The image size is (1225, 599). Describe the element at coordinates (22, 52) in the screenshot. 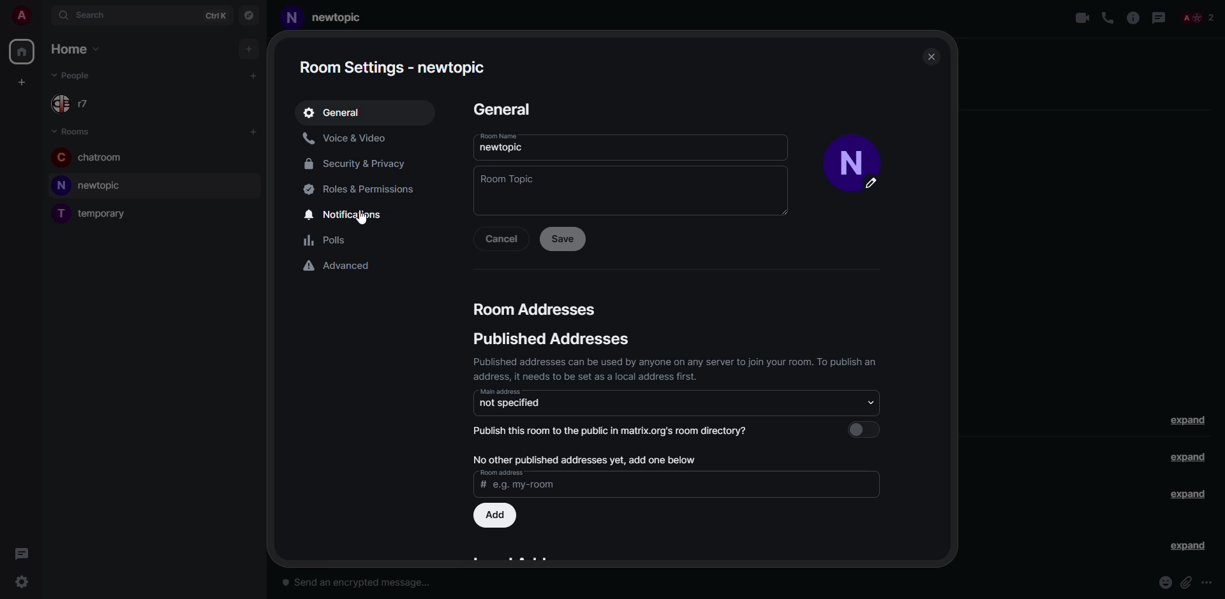

I see `home` at that location.